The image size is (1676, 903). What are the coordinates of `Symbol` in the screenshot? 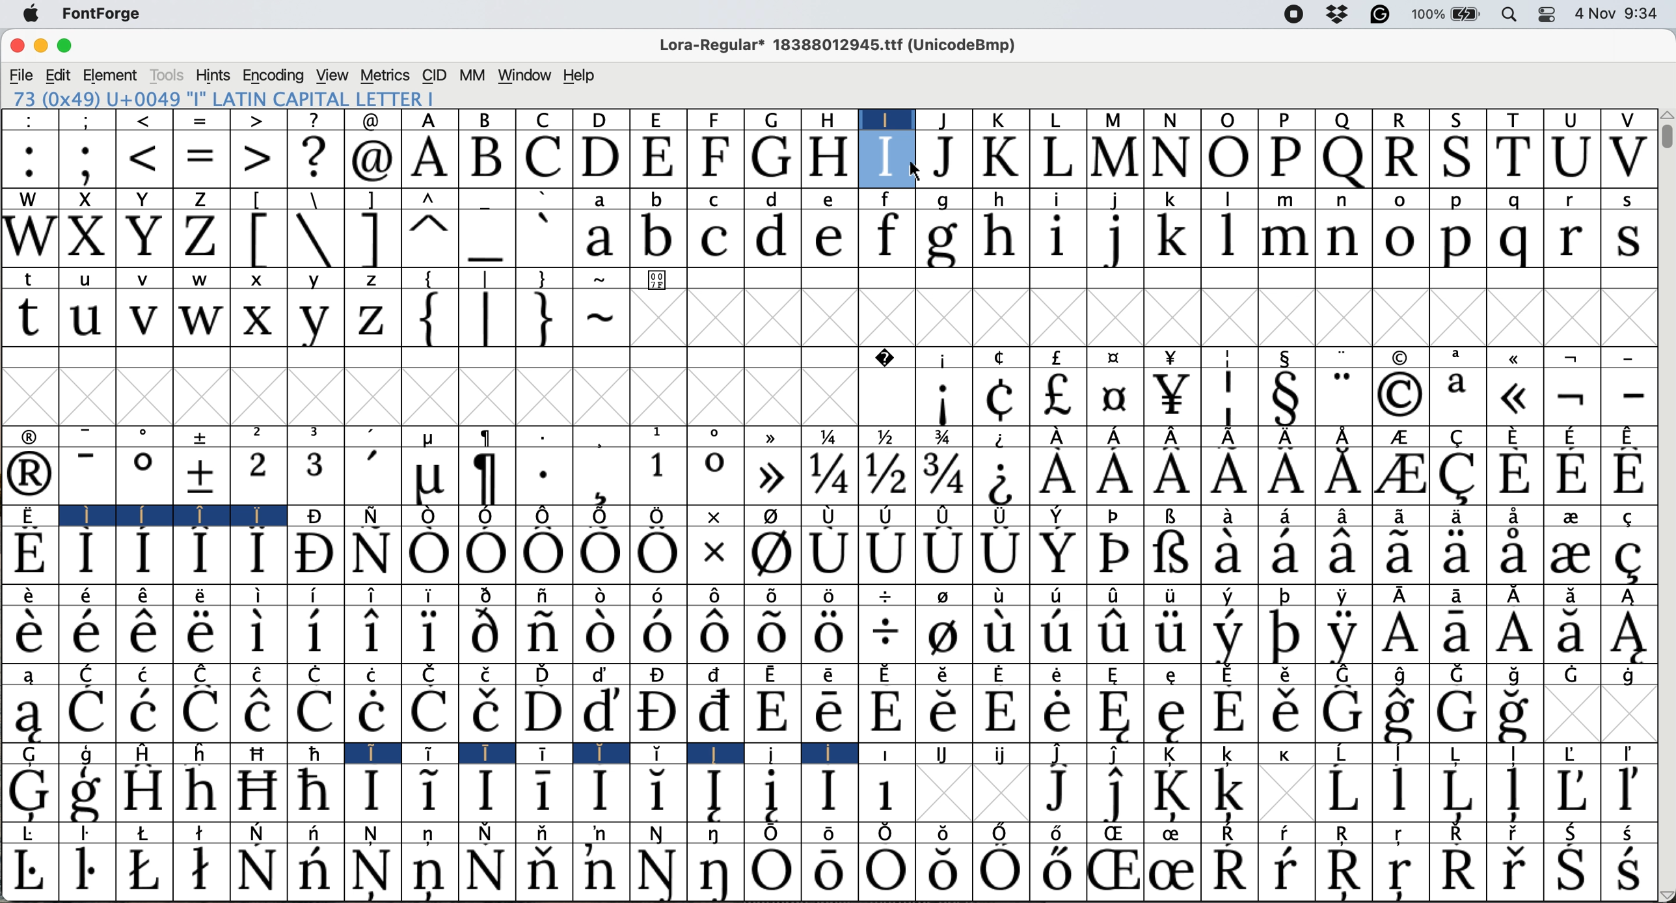 It's located at (1572, 556).